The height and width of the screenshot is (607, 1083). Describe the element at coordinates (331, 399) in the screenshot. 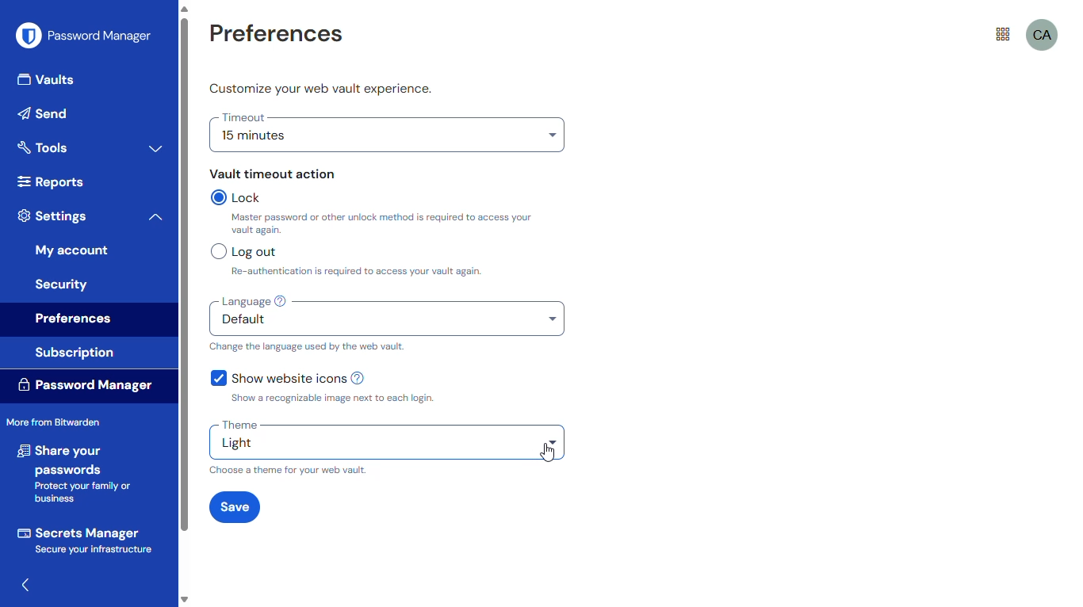

I see `show a recognizable image next to each login.` at that location.